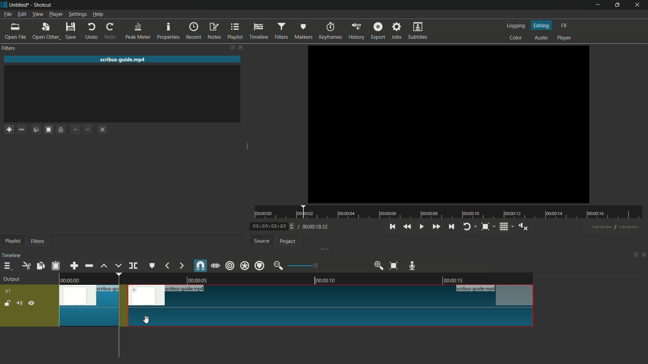 Image resolution: width=648 pixels, height=364 pixels. Describe the element at coordinates (117, 266) in the screenshot. I see `overwrite` at that location.